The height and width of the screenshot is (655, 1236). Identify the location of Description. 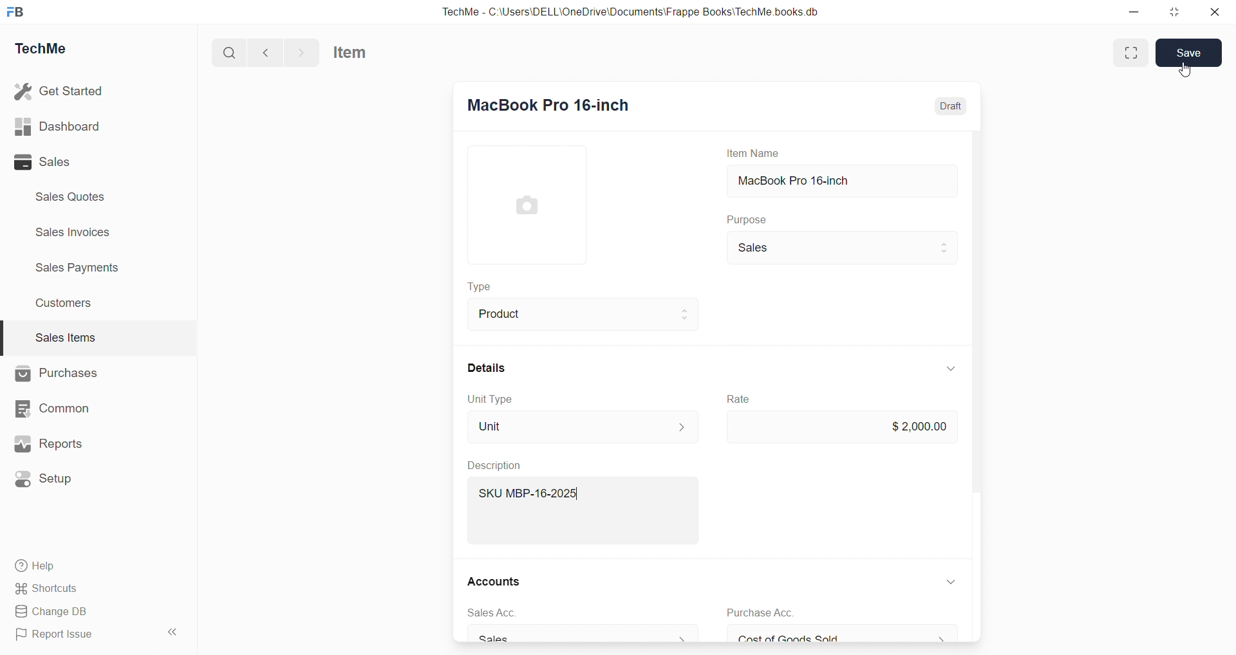
(497, 465).